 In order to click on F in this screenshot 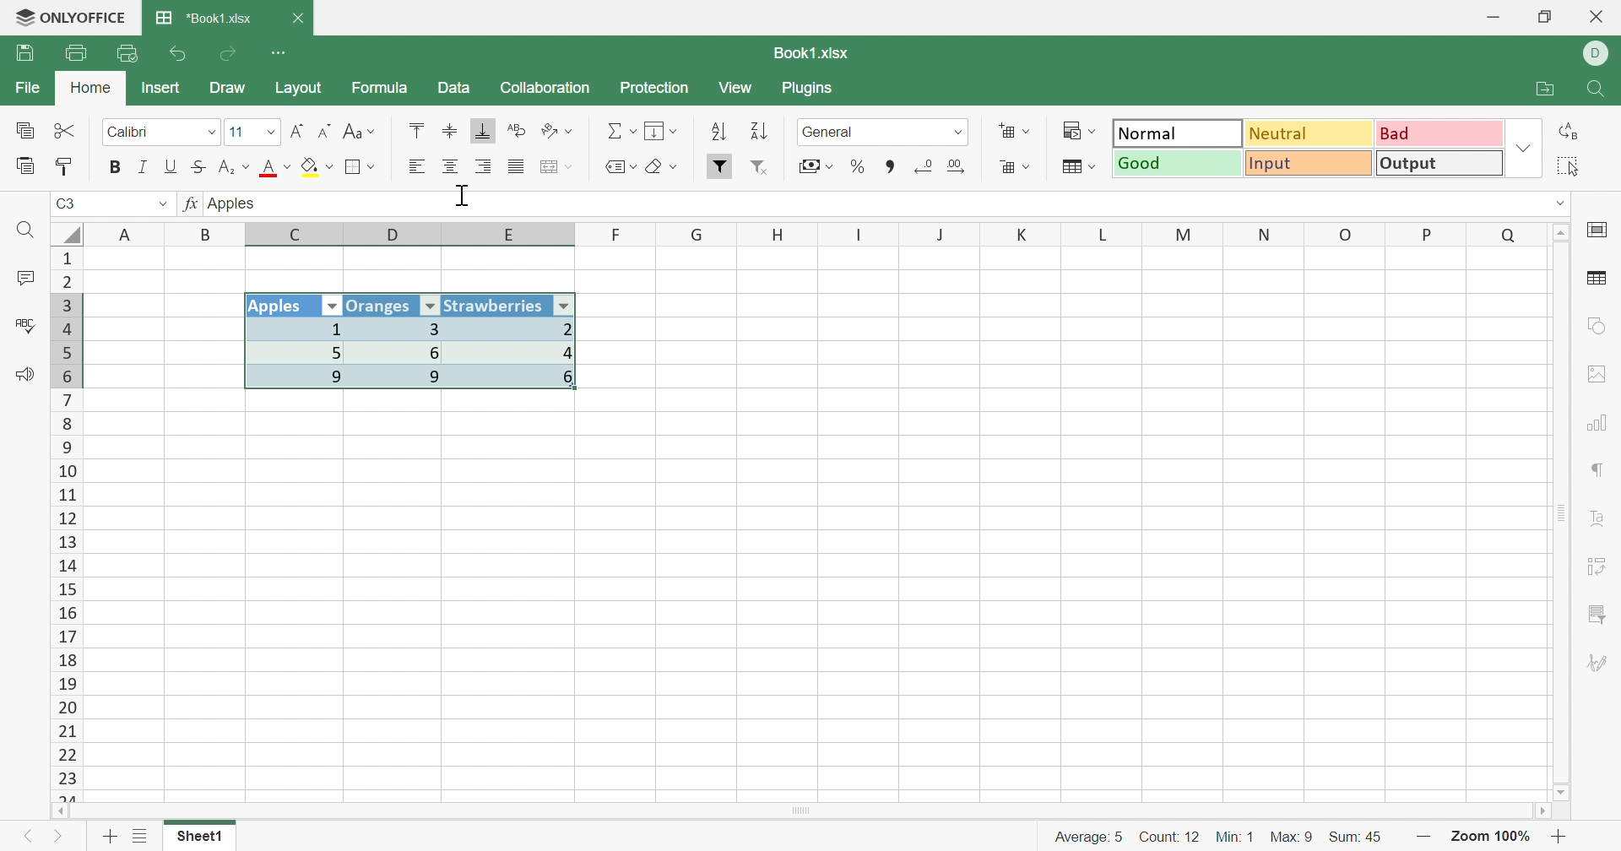, I will do `click(617, 234)`.